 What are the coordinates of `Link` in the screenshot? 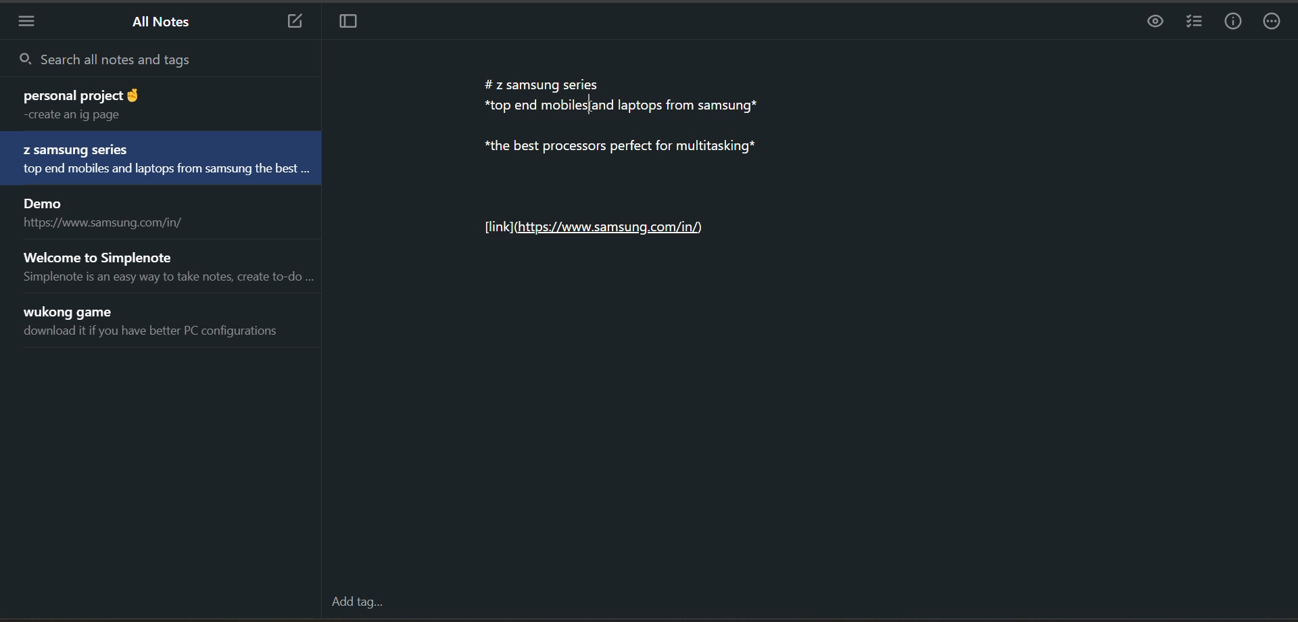 It's located at (597, 224).